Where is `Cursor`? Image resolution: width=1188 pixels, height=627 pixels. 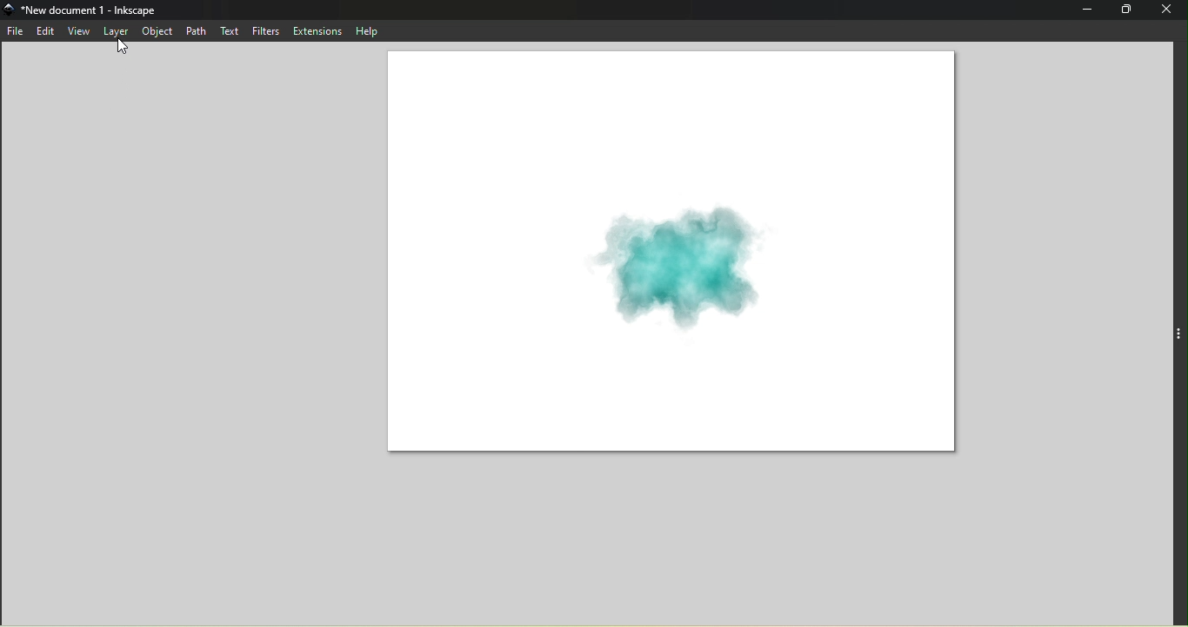 Cursor is located at coordinates (120, 48).